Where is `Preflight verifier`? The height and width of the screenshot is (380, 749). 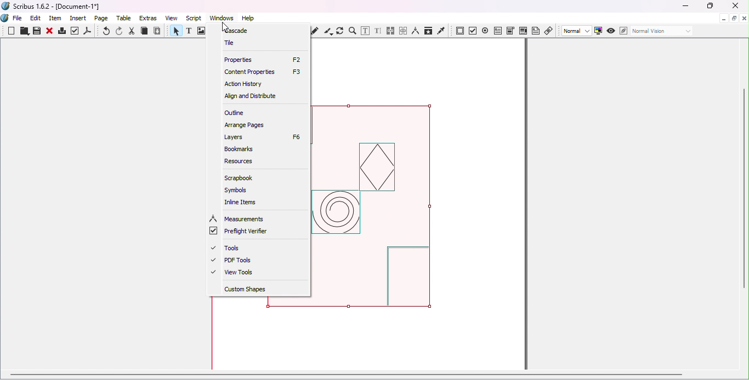 Preflight verifier is located at coordinates (75, 32).